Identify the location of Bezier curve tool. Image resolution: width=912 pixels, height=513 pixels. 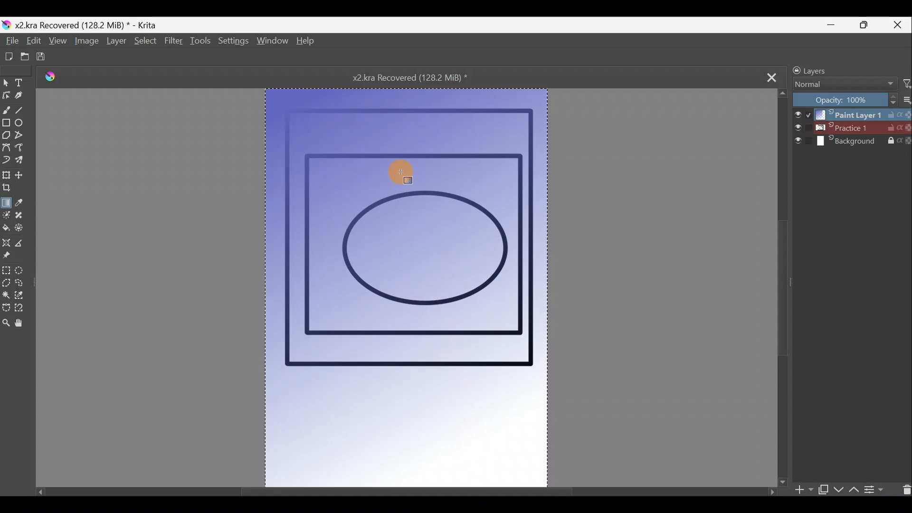
(6, 149).